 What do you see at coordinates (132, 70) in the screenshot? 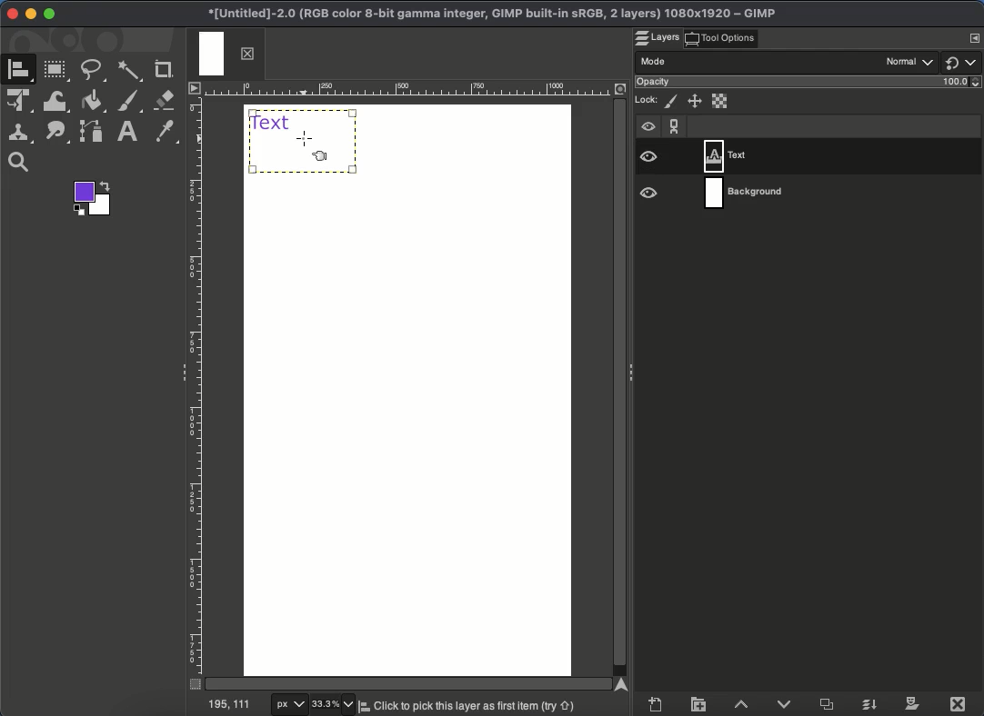
I see `Fuzzy select tool` at bounding box center [132, 70].